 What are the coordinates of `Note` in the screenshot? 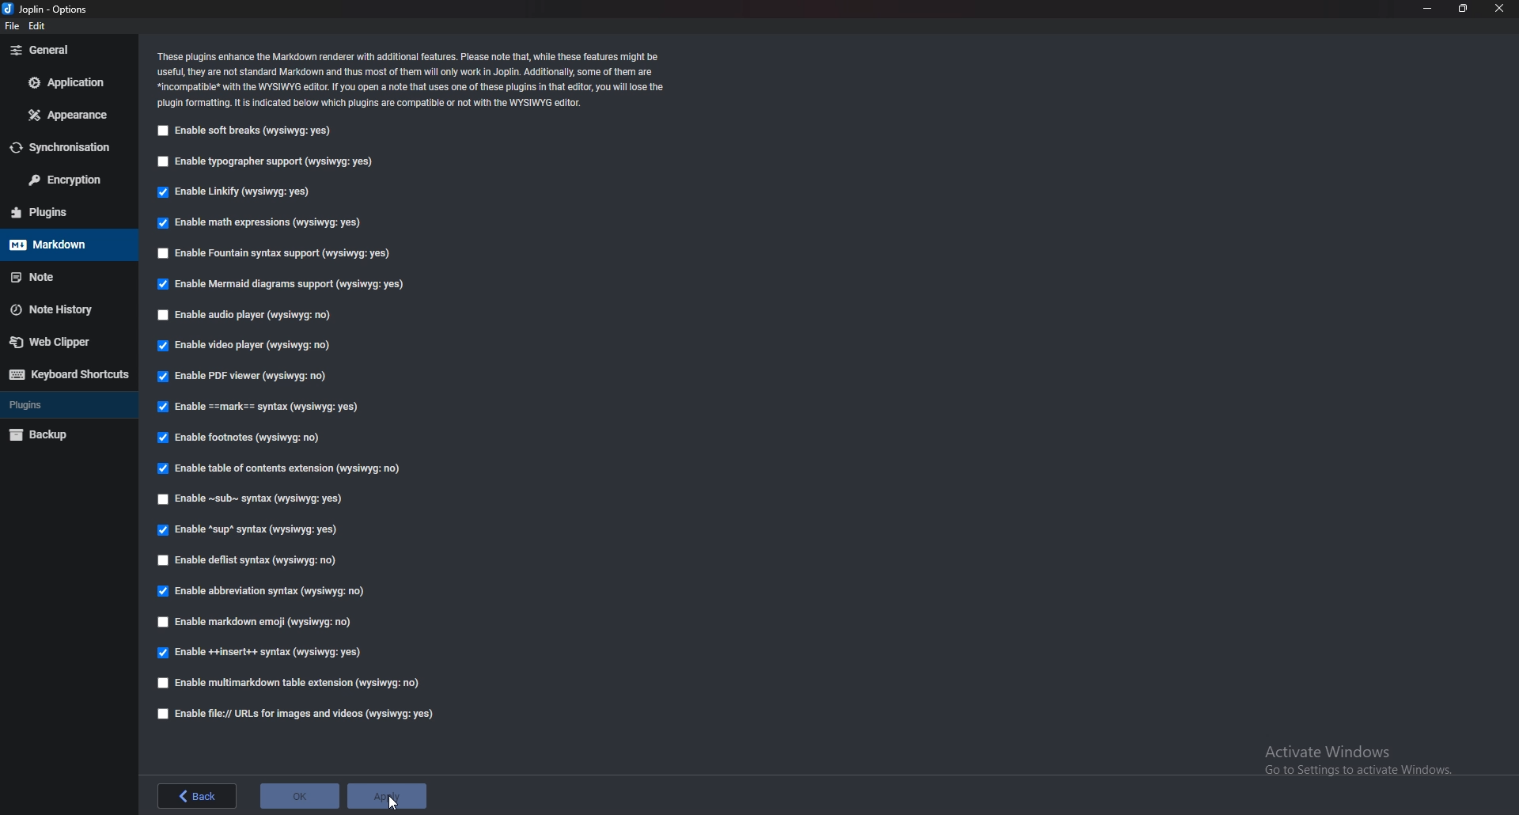 It's located at (62, 276).